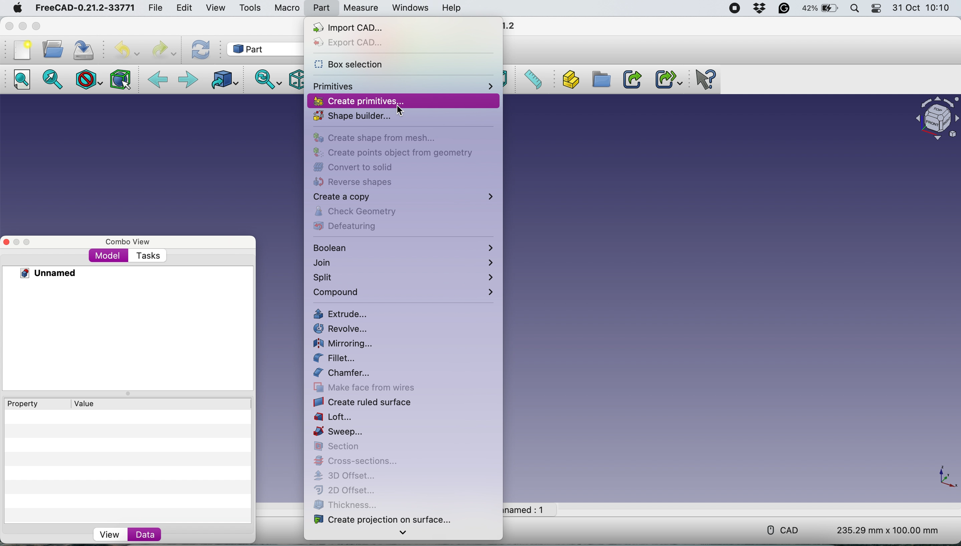 This screenshot has height=546, width=961. What do you see at coordinates (342, 315) in the screenshot?
I see `extrude` at bounding box center [342, 315].